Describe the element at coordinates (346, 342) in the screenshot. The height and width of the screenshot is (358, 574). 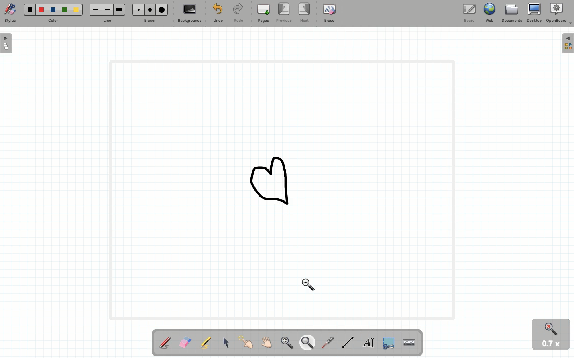
I see `Line` at that location.